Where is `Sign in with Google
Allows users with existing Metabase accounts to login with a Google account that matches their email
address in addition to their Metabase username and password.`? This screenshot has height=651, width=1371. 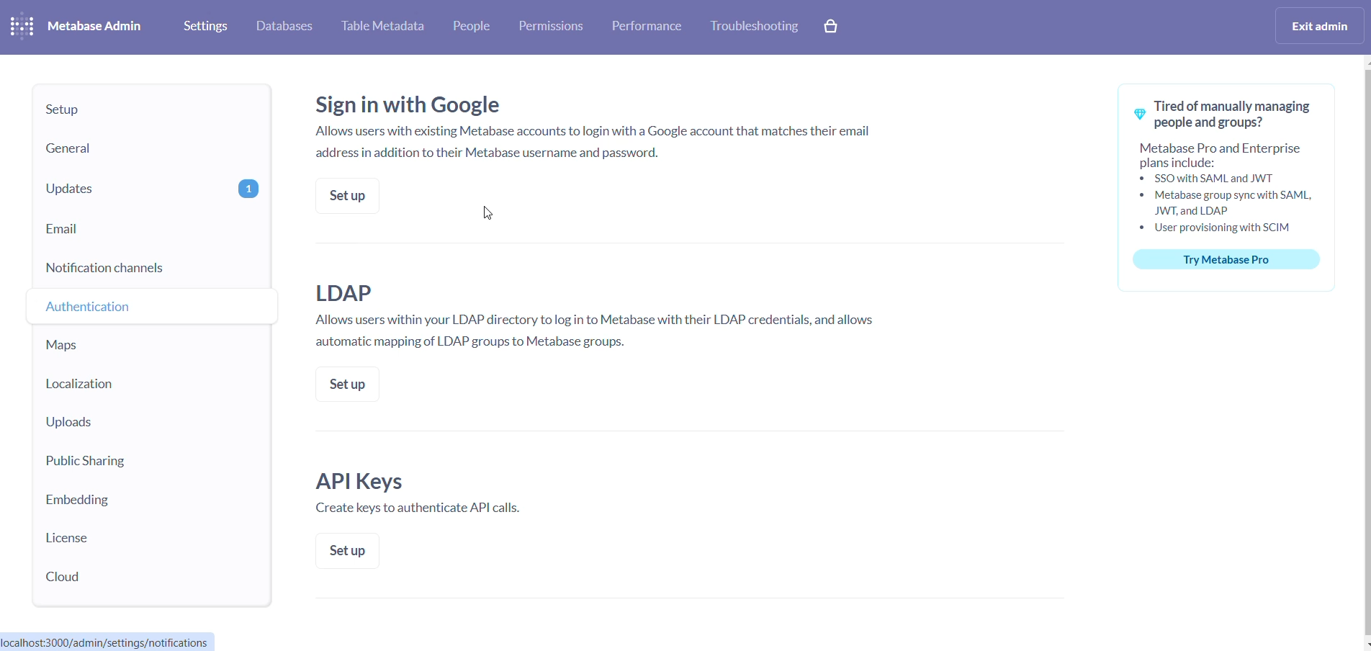
Sign in with Google
Allows users with existing Metabase accounts to login with a Google account that matches their email
address in addition to their Metabase username and password. is located at coordinates (608, 130).